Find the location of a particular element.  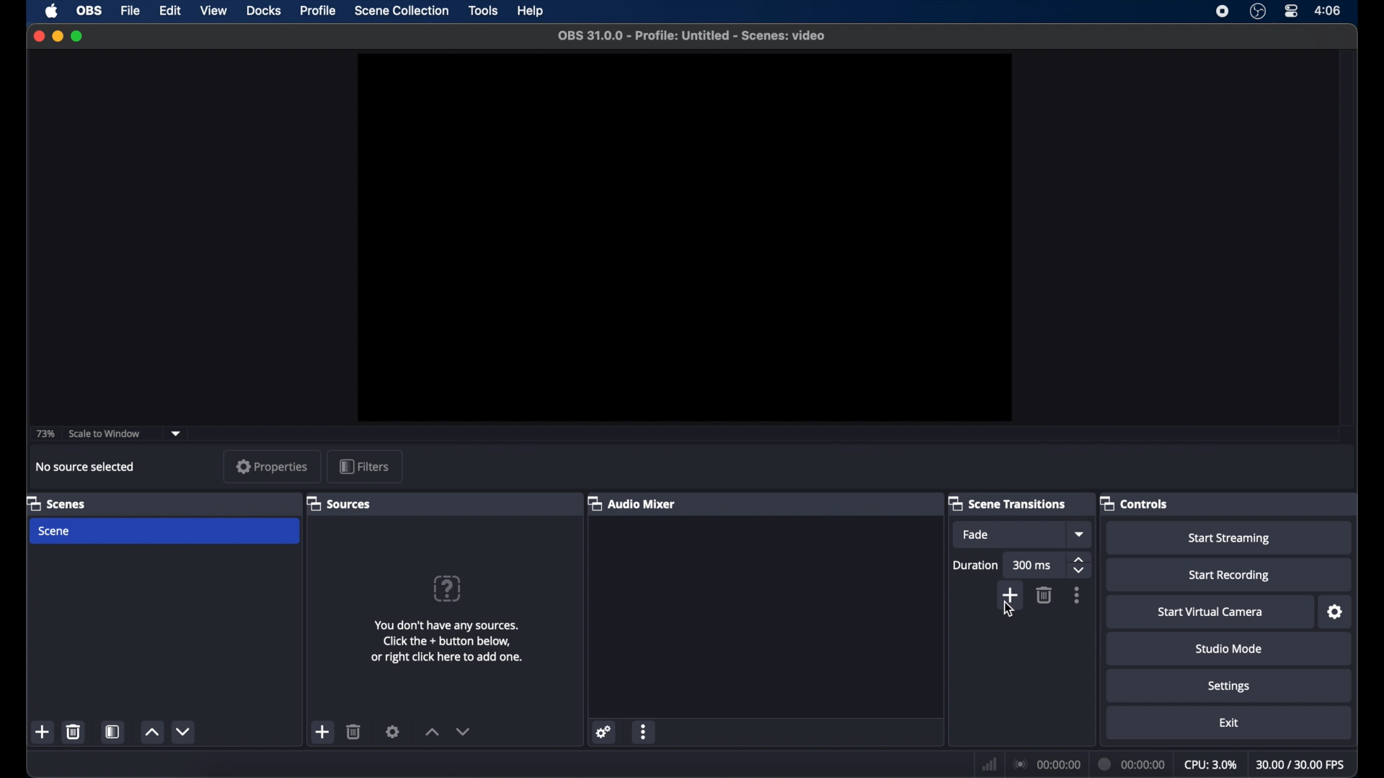

dropdown is located at coordinates (1081, 535).